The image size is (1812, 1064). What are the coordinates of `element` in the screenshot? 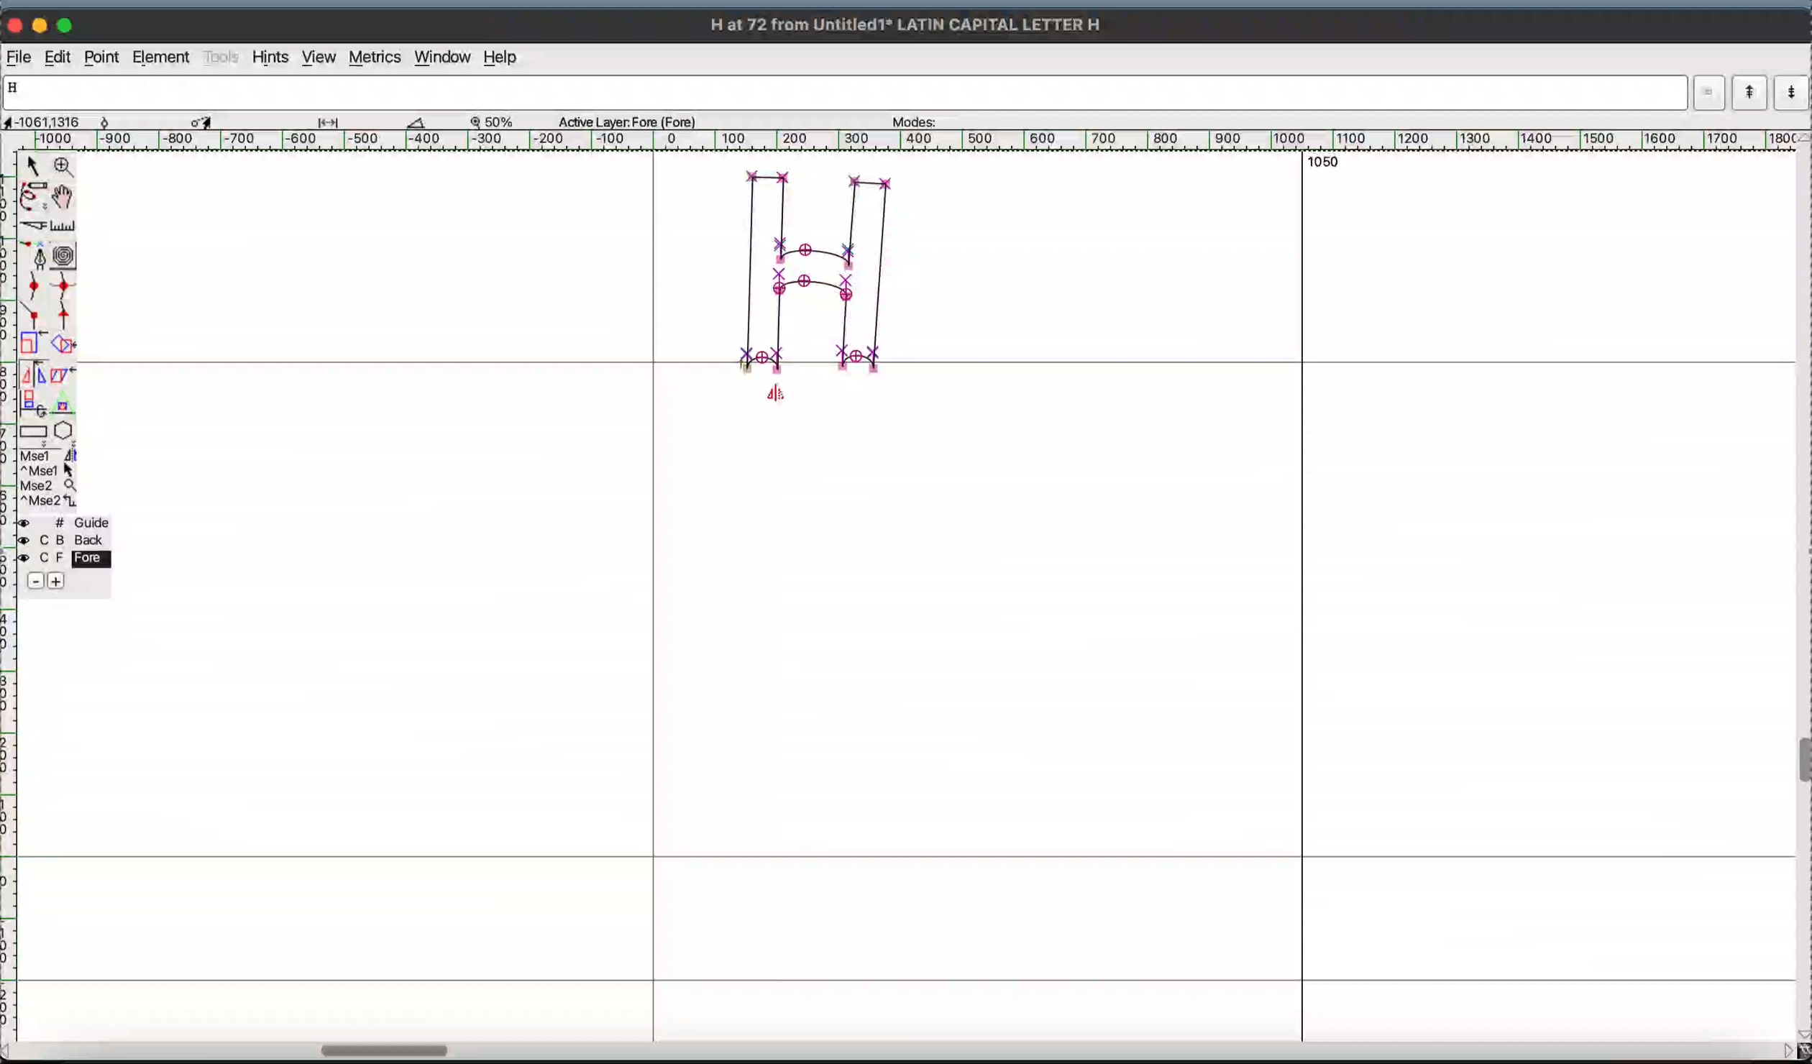 It's located at (163, 58).